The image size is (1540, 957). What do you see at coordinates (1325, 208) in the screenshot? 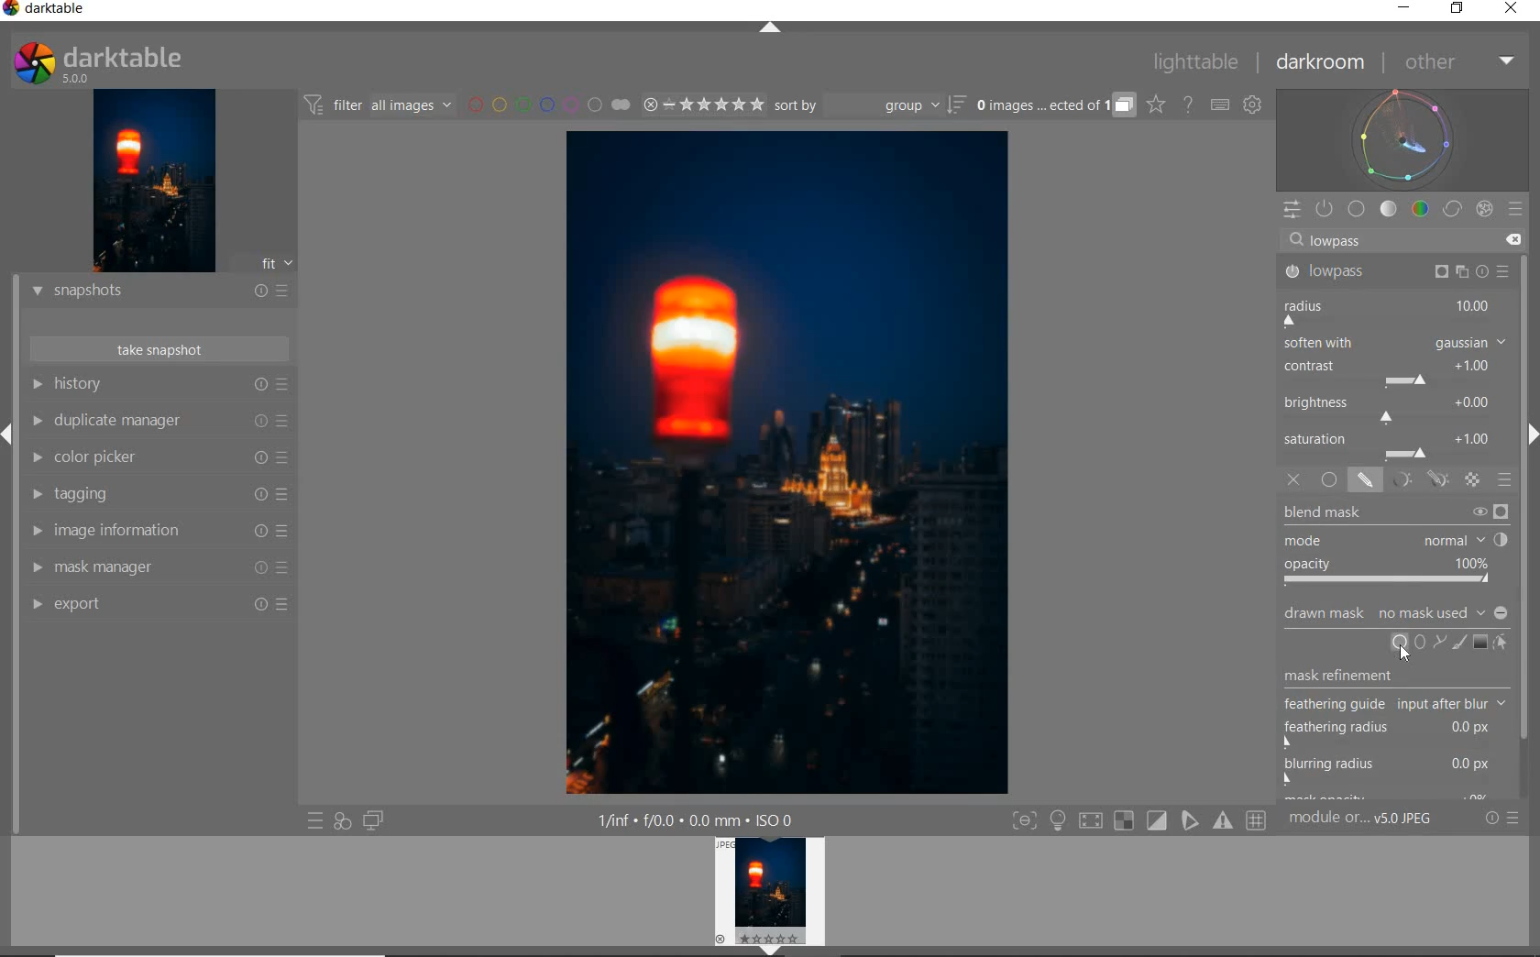
I see `SHOW ONLY ACTIVE MODULES` at bounding box center [1325, 208].